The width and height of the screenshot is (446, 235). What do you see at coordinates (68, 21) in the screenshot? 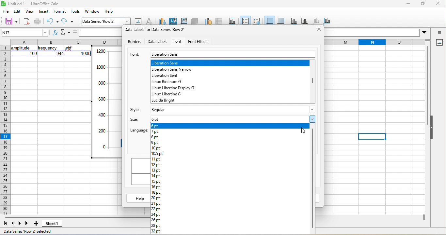
I see `redo` at bounding box center [68, 21].